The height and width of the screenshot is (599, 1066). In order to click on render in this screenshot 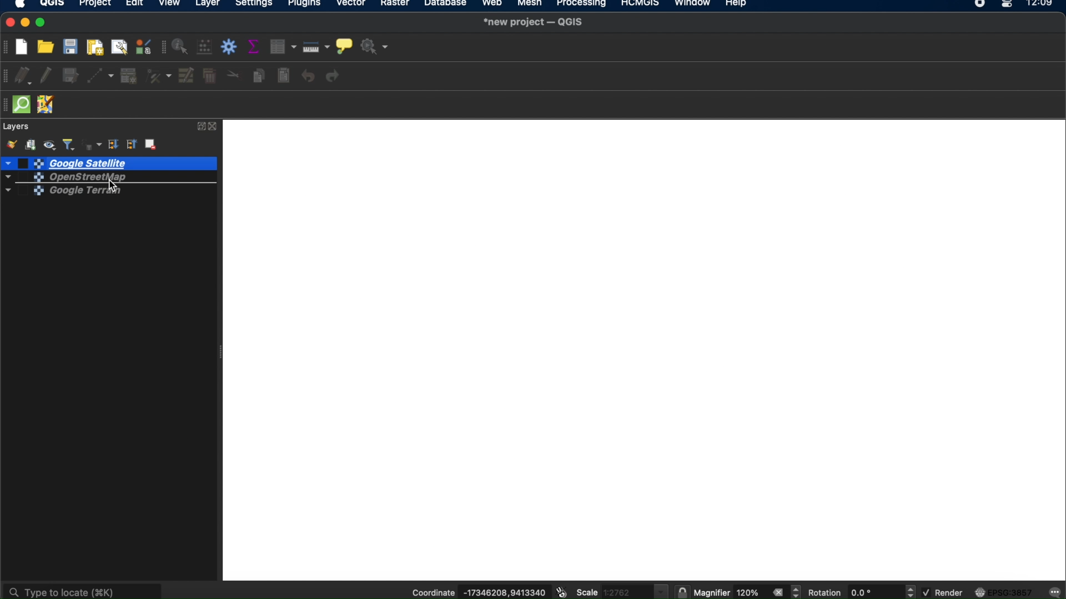, I will do `click(942, 592)`.